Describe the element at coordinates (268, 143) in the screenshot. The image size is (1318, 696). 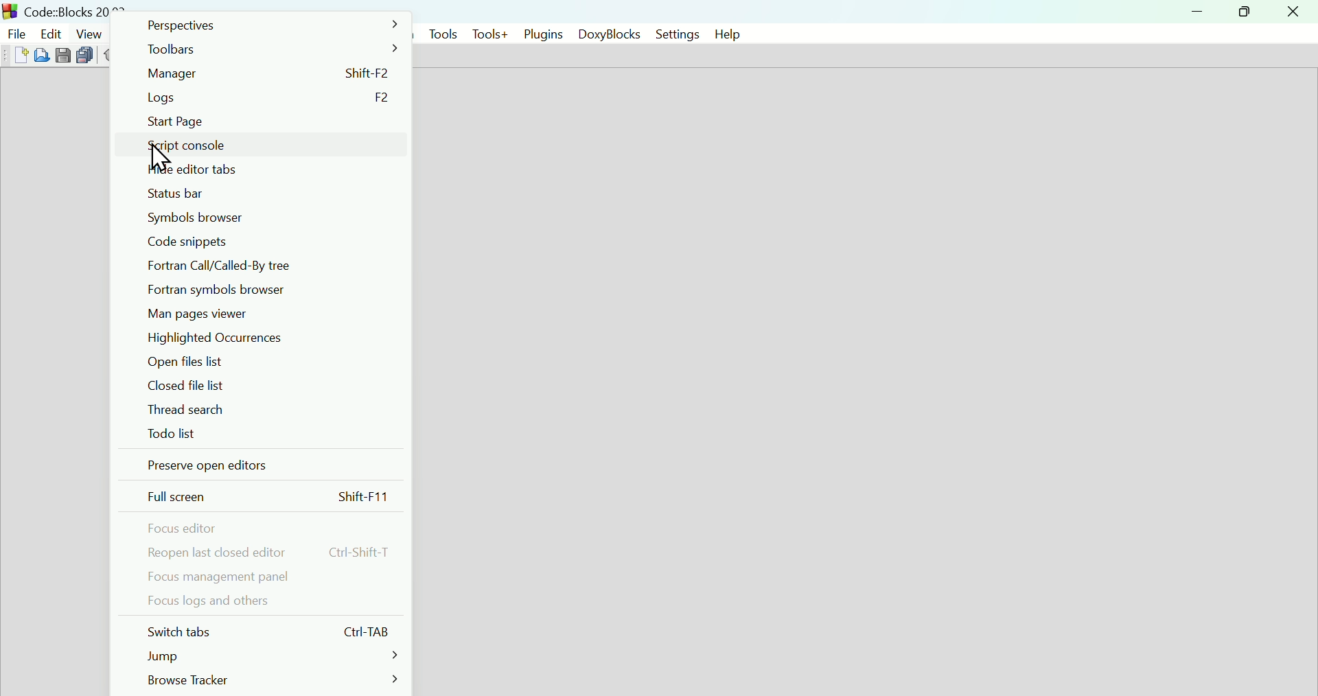
I see `Script console` at that location.